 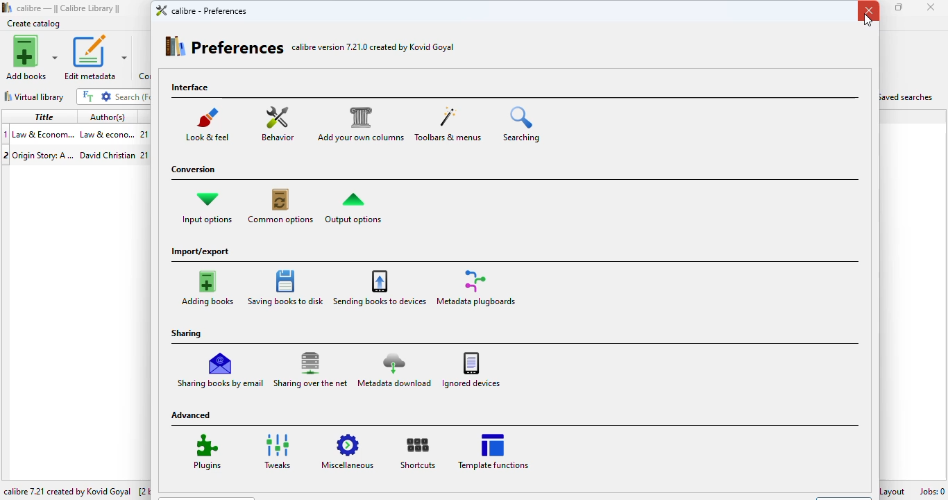 I want to click on metadata plugboards, so click(x=475, y=287).